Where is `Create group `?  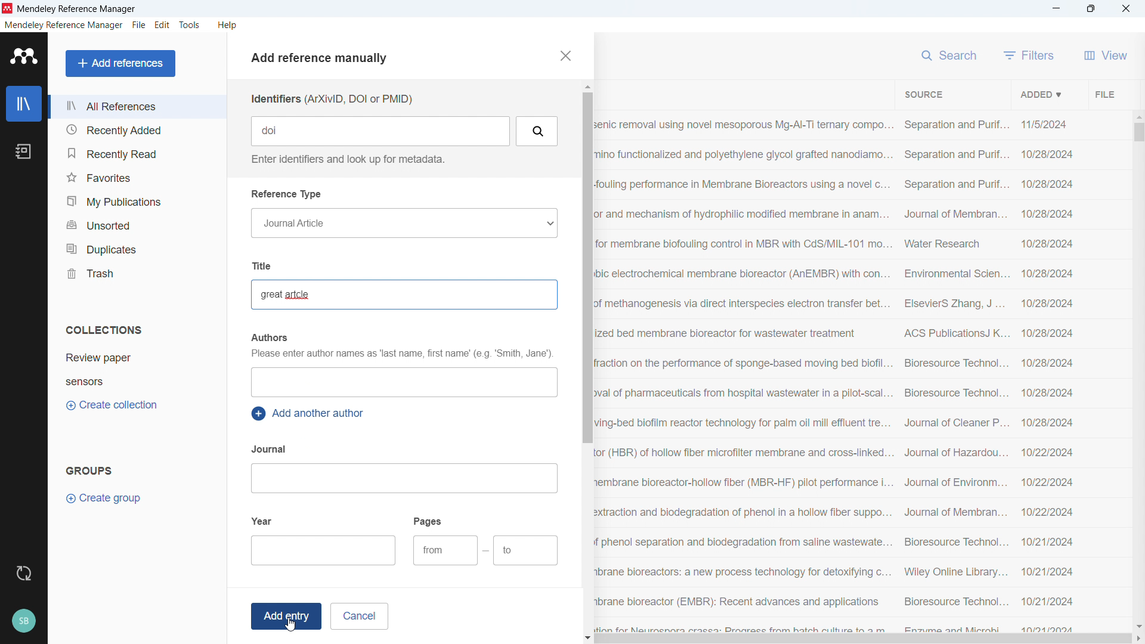
Create group  is located at coordinates (105, 499).